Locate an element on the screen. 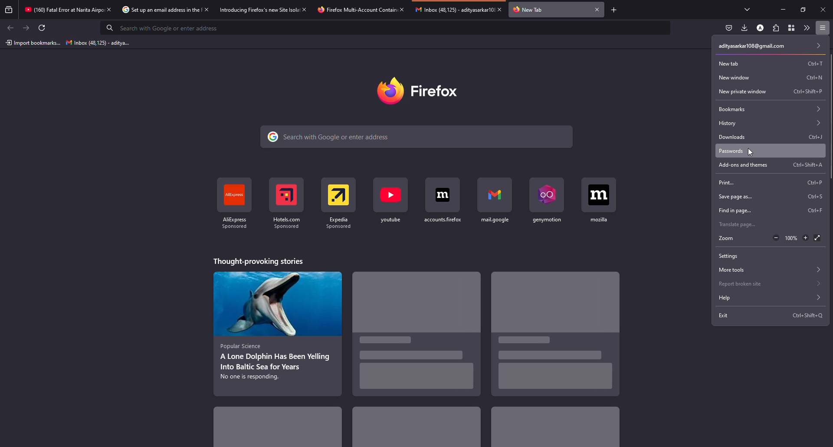 The image size is (833, 447). stories is located at coordinates (416, 427).